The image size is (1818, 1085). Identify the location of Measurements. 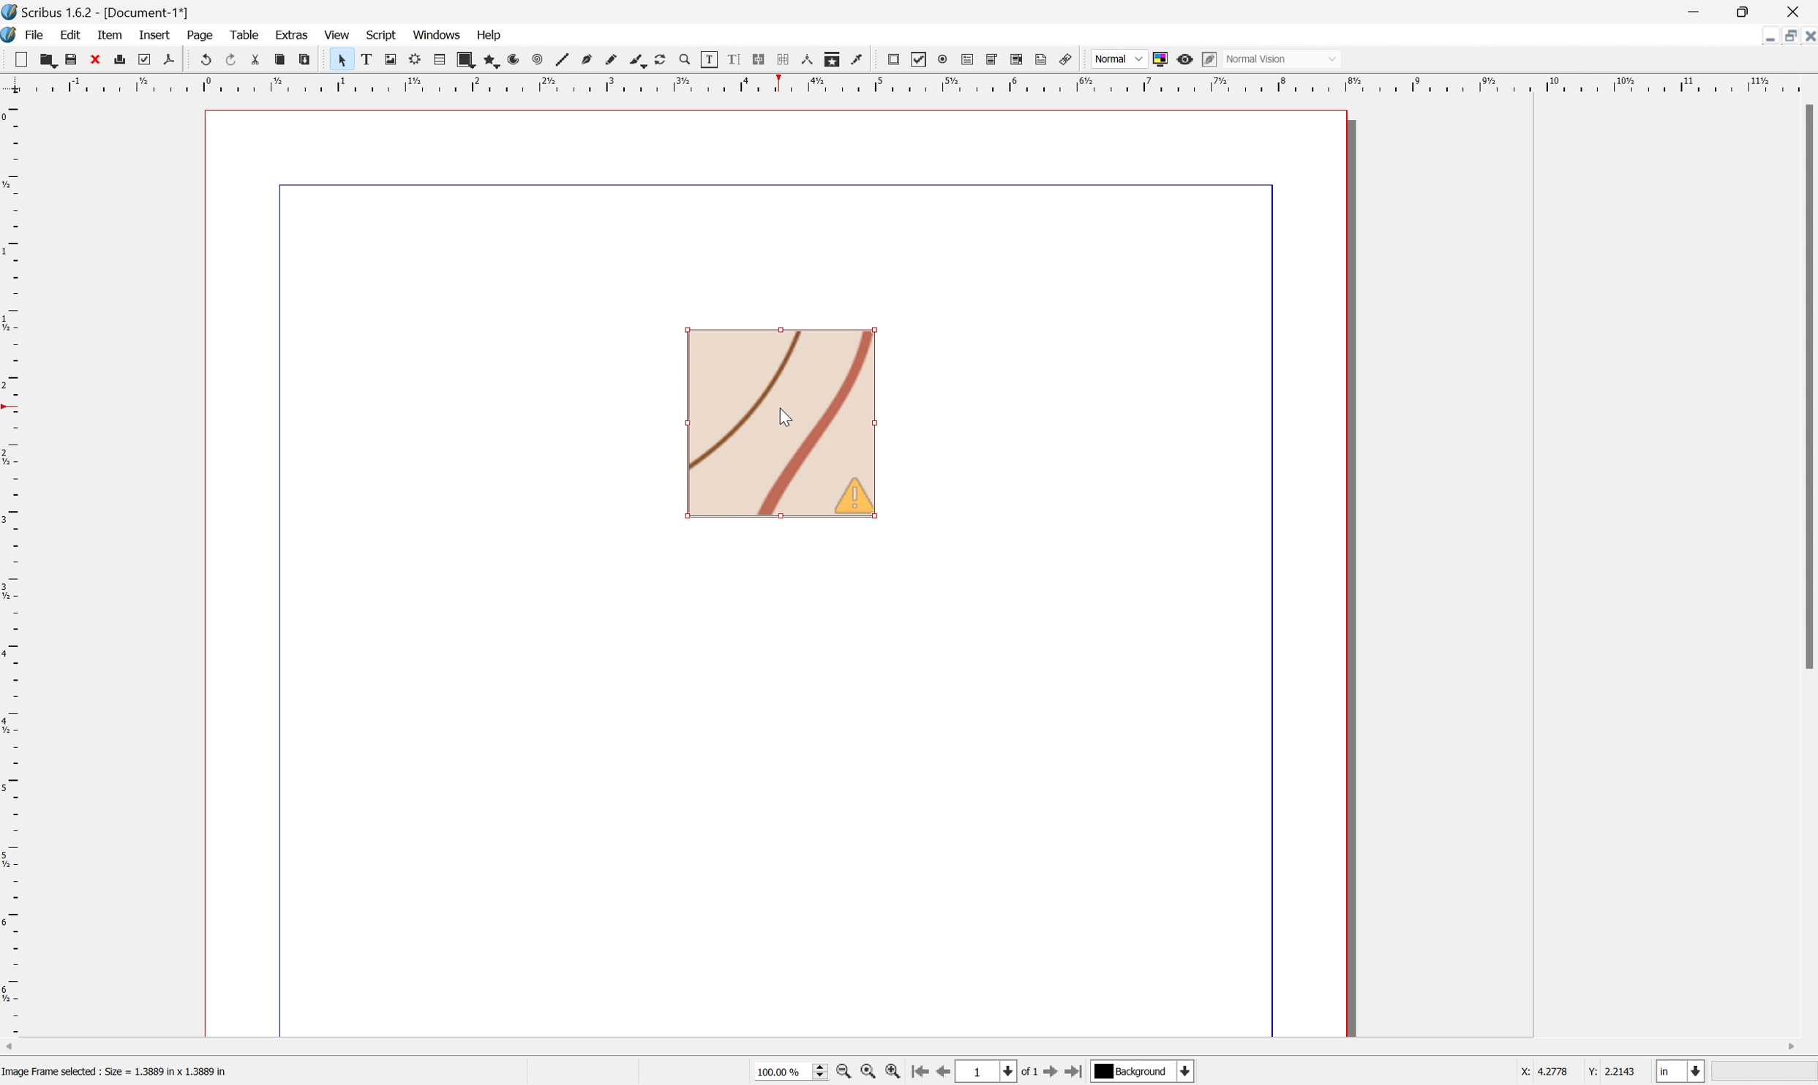
(811, 59).